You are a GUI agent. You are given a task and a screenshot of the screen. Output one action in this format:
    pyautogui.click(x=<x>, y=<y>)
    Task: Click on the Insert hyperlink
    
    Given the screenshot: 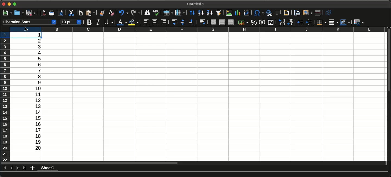 What is the action you would take?
    pyautogui.click(x=269, y=13)
    